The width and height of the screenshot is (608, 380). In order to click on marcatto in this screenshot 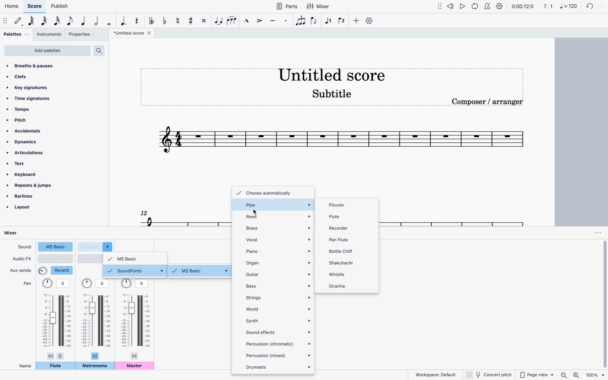, I will do `click(246, 21)`.